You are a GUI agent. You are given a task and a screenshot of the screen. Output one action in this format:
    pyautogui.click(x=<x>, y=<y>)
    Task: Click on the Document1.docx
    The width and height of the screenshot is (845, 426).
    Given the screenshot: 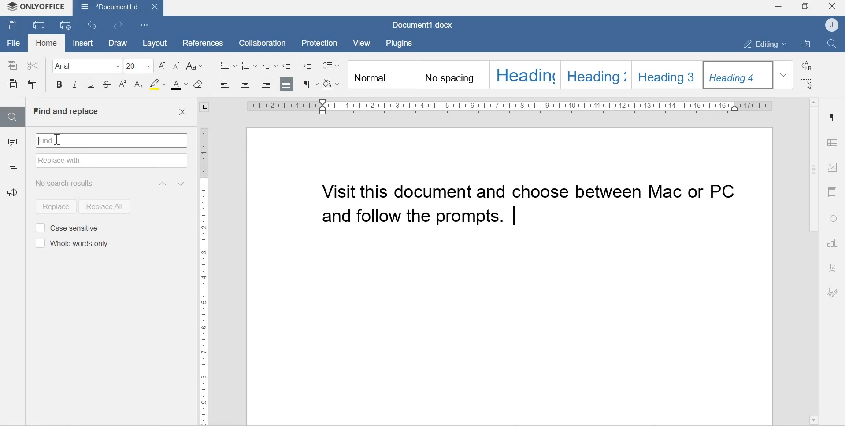 What is the action you would take?
    pyautogui.click(x=118, y=7)
    